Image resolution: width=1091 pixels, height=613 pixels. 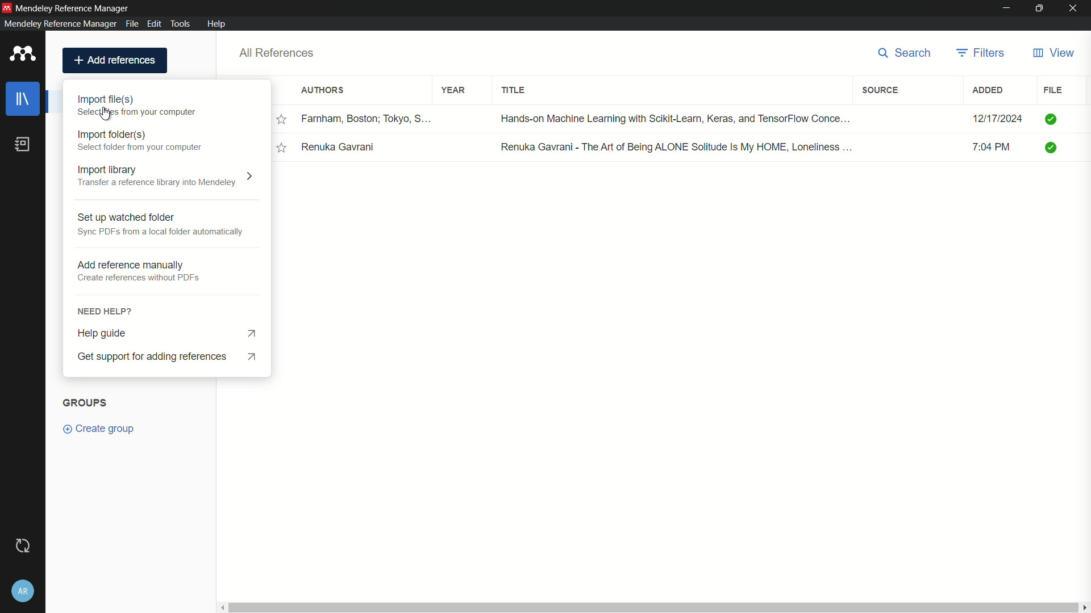 What do you see at coordinates (73, 9) in the screenshot?
I see `mendeley reference manager` at bounding box center [73, 9].